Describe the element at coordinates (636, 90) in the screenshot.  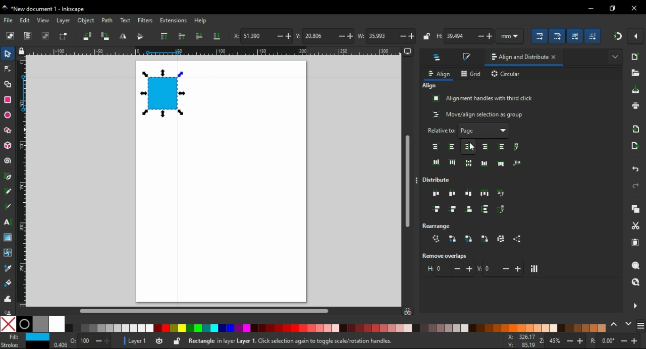
I see `save` at that location.